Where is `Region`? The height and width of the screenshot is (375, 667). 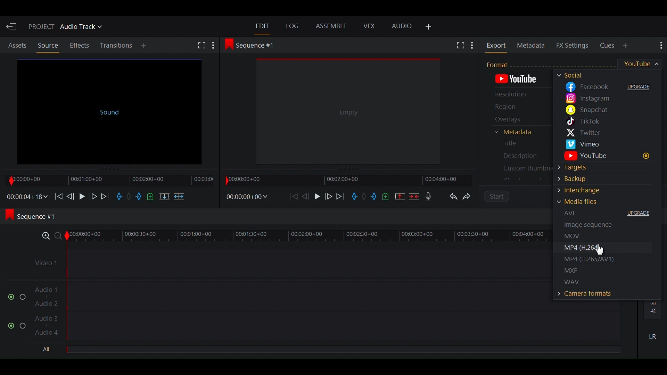
Region is located at coordinates (516, 108).